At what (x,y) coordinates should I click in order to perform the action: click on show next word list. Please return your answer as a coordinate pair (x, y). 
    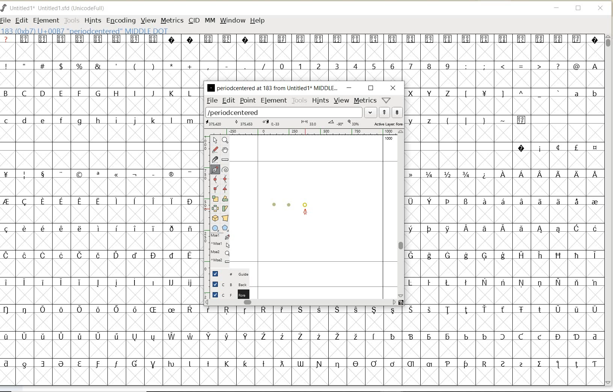
    Looking at the image, I should click on (398, 113).